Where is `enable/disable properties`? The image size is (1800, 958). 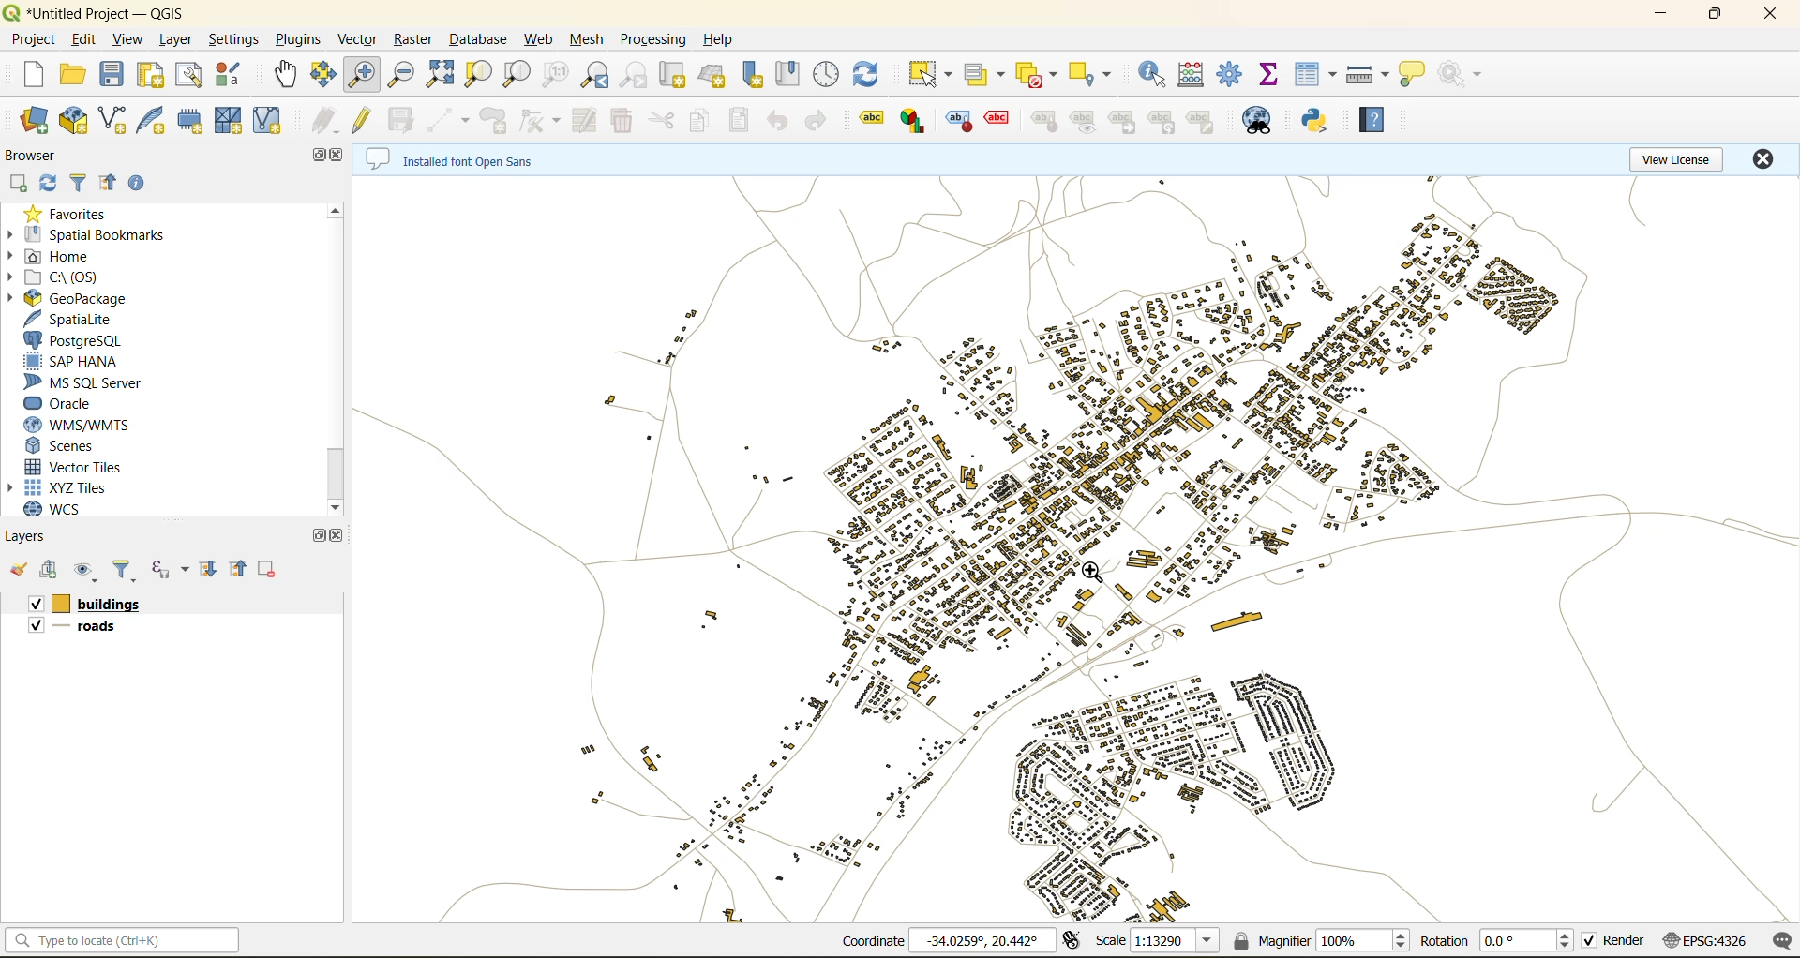
enable/disable properties is located at coordinates (140, 185).